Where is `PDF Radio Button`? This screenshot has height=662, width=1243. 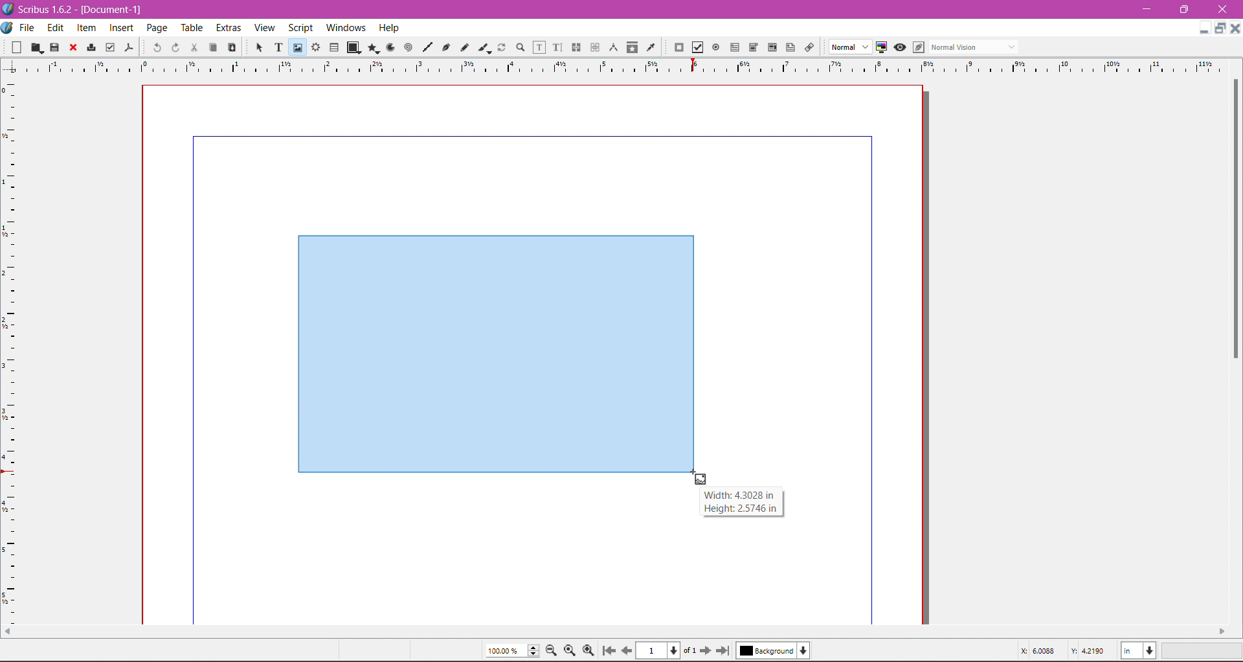
PDF Radio Button is located at coordinates (716, 47).